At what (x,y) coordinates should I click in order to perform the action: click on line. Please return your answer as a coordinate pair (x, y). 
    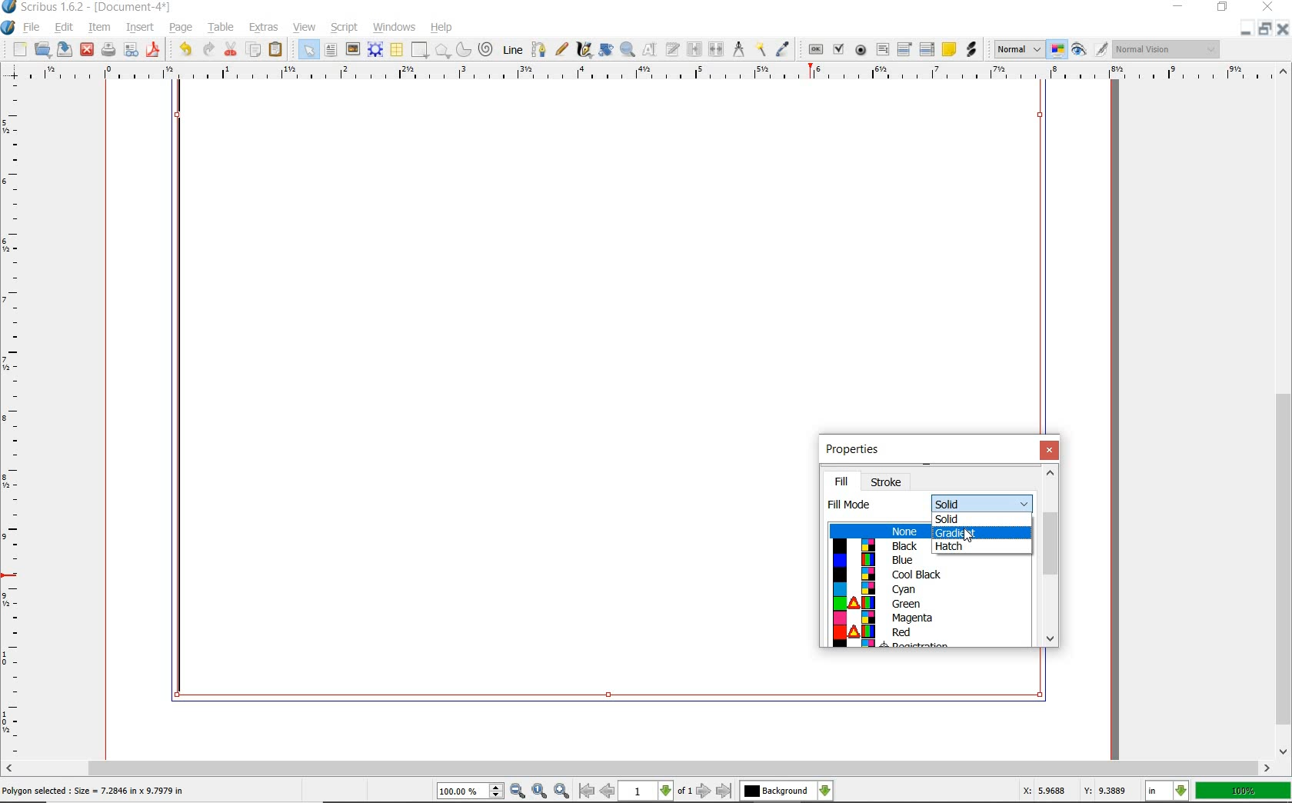
    Looking at the image, I should click on (512, 50).